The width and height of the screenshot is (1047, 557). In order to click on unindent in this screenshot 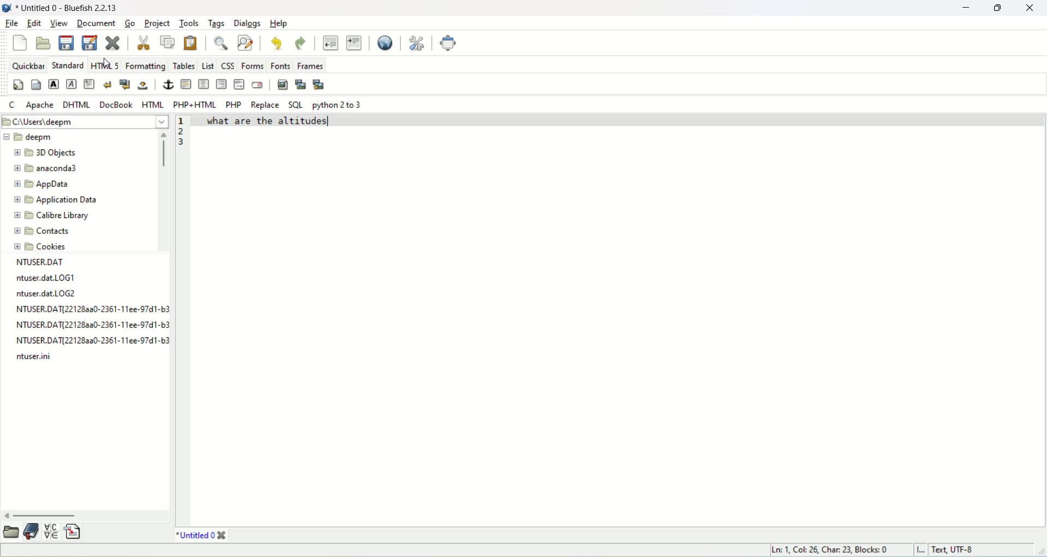, I will do `click(330, 43)`.